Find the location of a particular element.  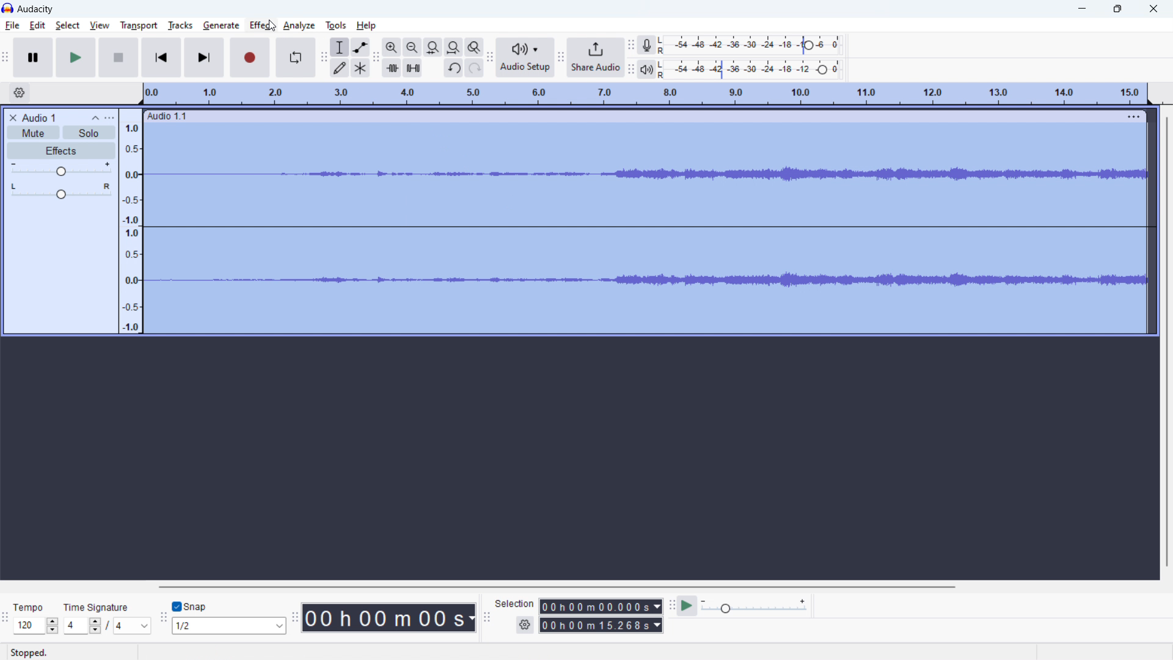

enable looping is located at coordinates (296, 57).